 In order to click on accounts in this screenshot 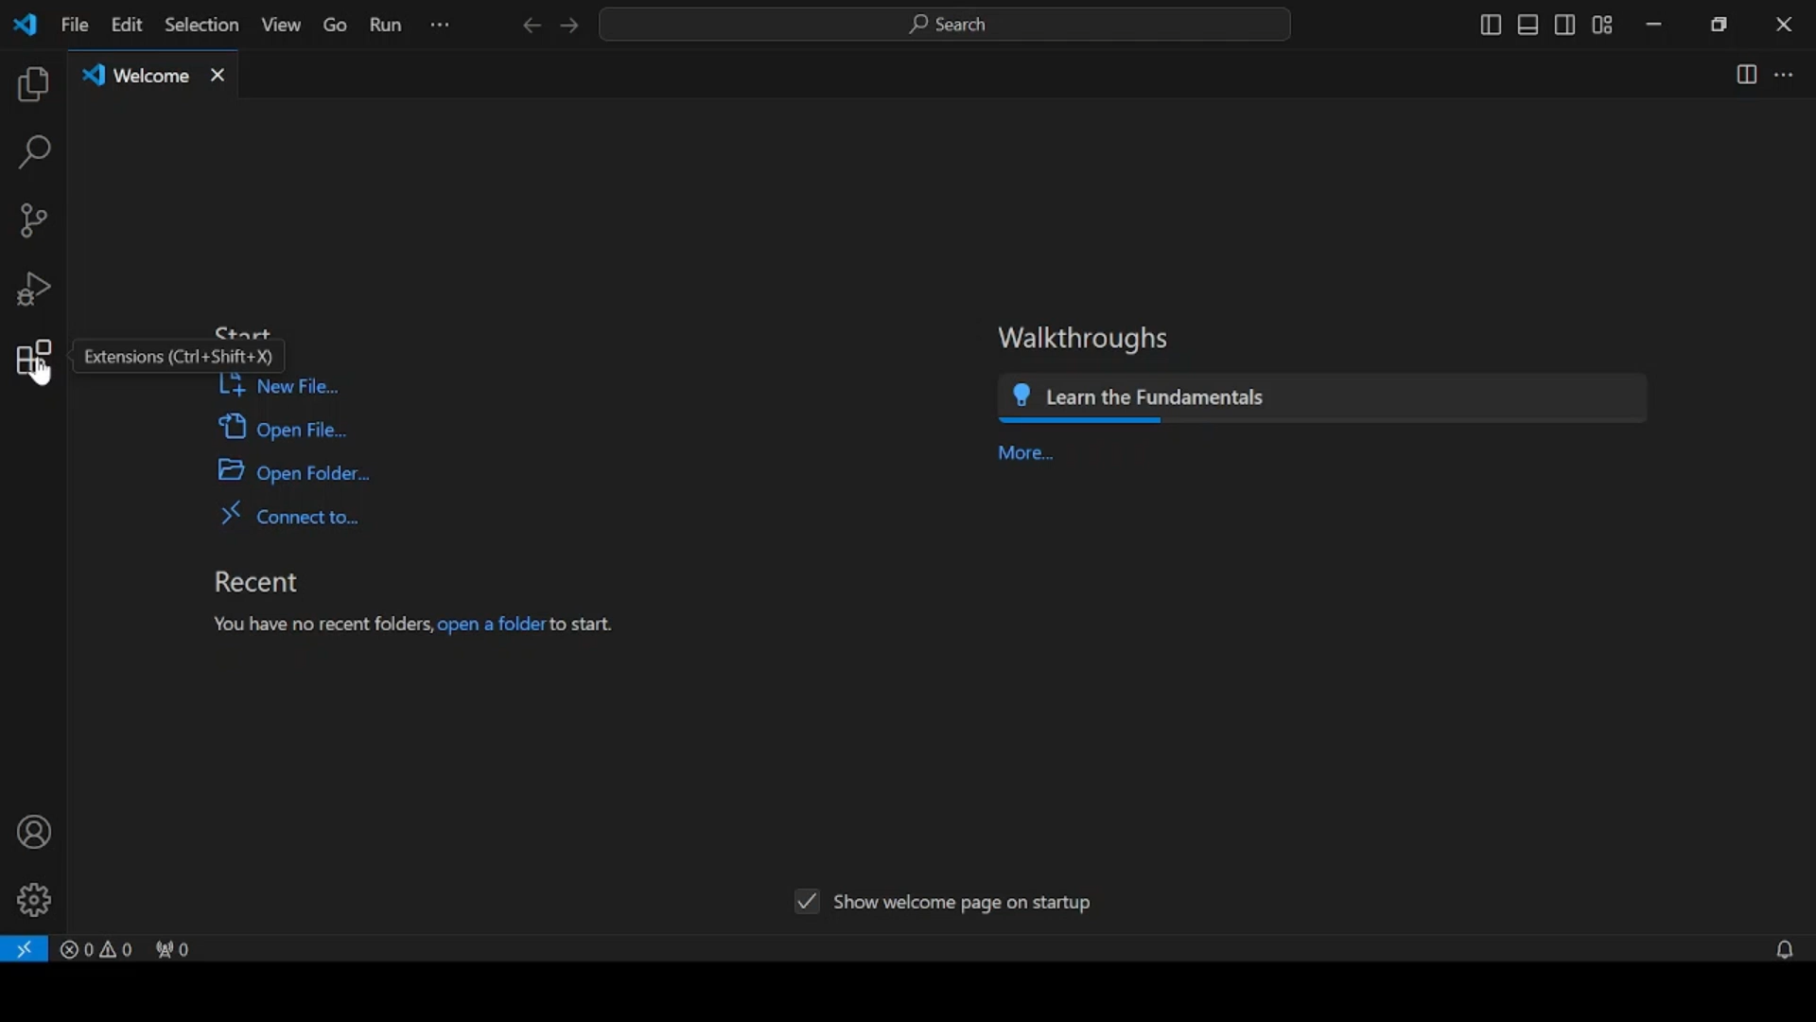, I will do `click(30, 830)`.